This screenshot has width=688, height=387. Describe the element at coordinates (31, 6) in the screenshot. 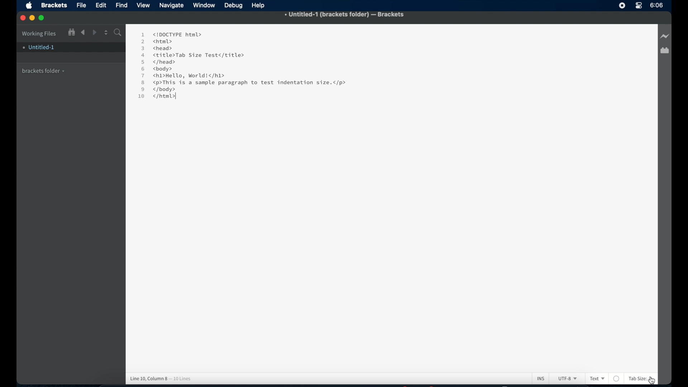

I see `Icon` at that location.